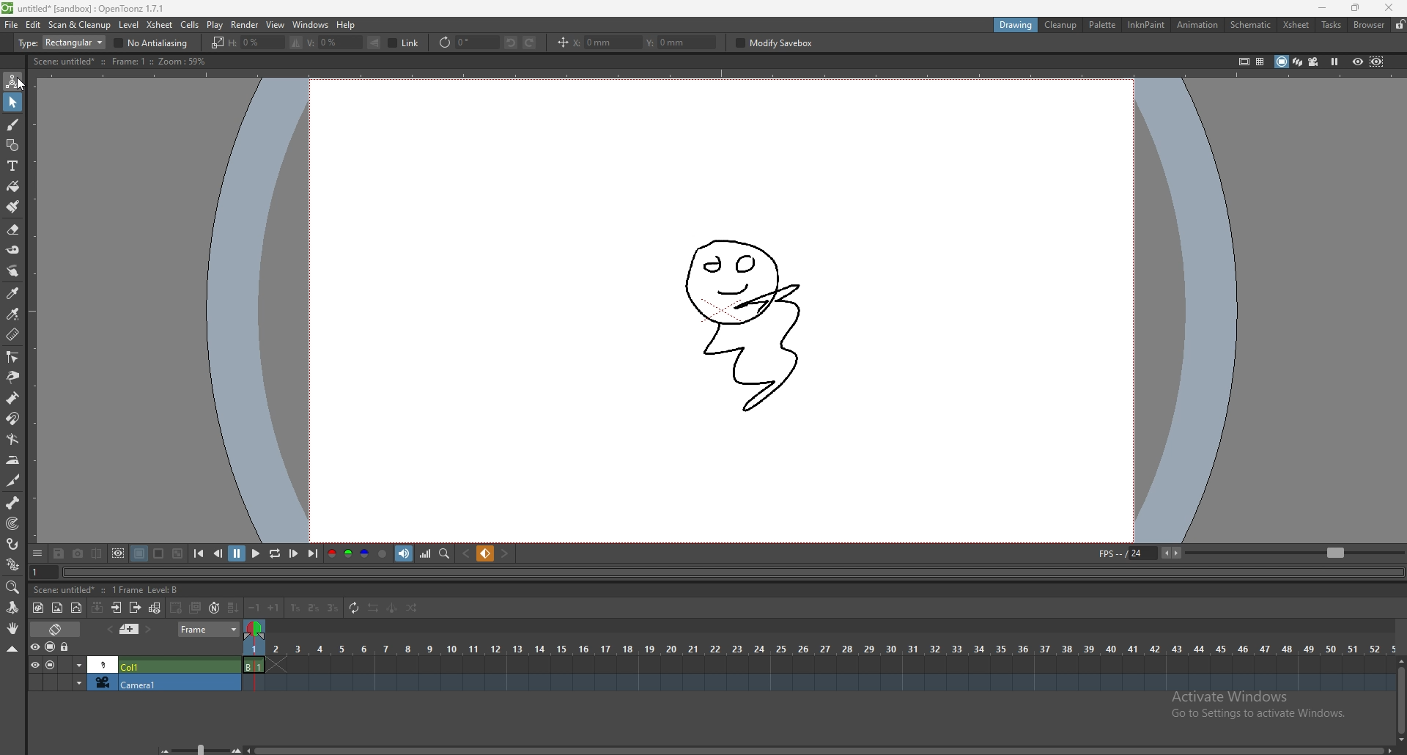 This screenshot has height=755, width=1407. Describe the element at coordinates (109, 630) in the screenshot. I see `previous memo` at that location.